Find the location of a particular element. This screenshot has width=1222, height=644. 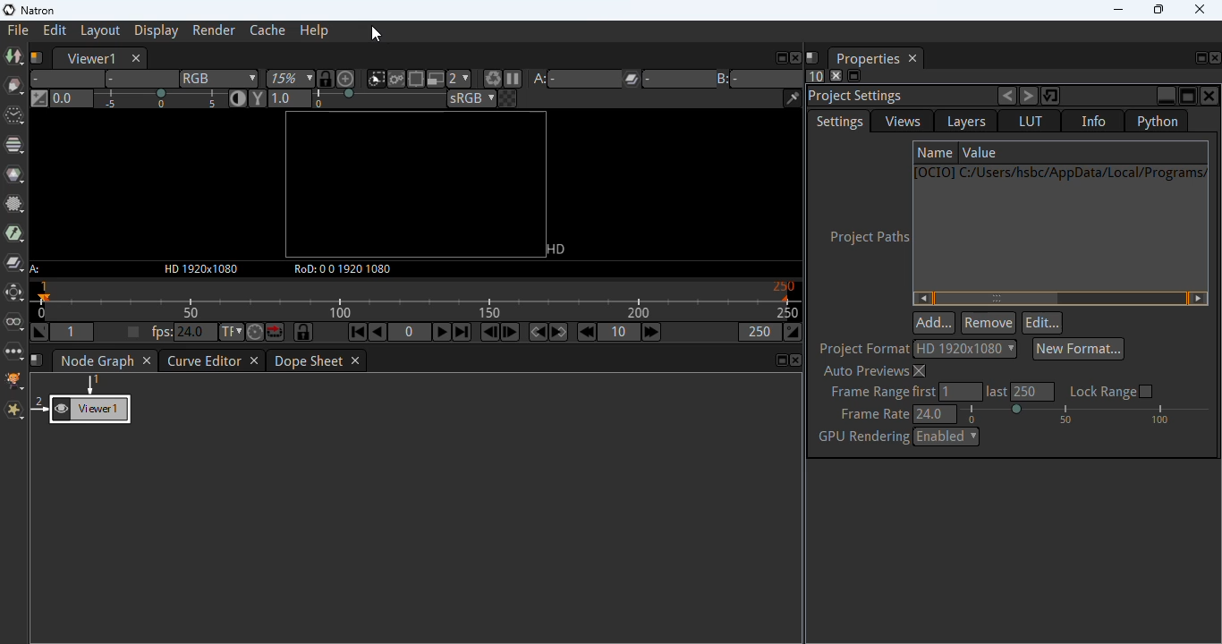

viewer1 is located at coordinates (91, 410).